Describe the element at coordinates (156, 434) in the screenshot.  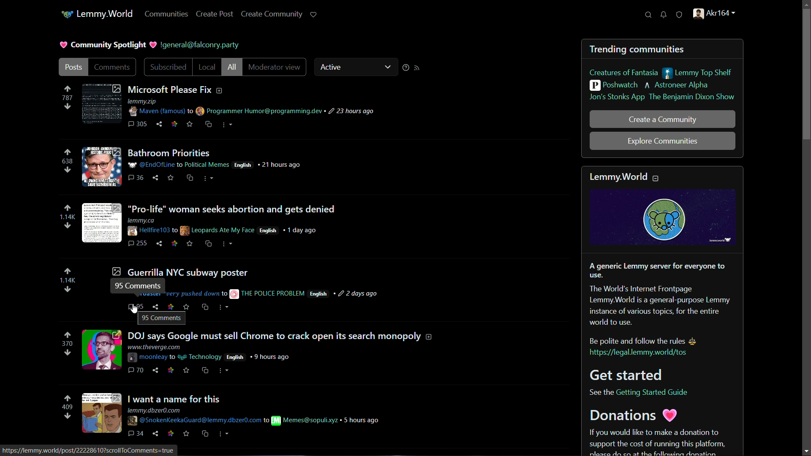
I see `share` at that location.